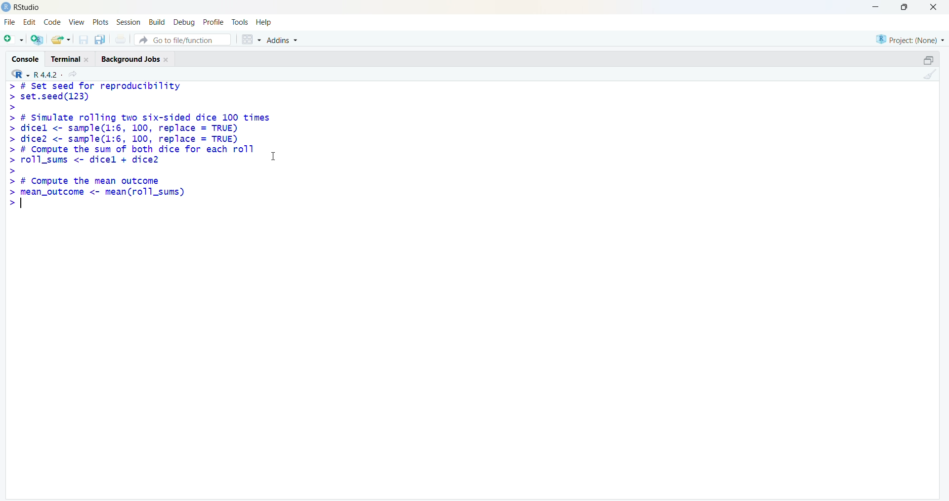  Describe the element at coordinates (25, 59) in the screenshot. I see `cosole` at that location.